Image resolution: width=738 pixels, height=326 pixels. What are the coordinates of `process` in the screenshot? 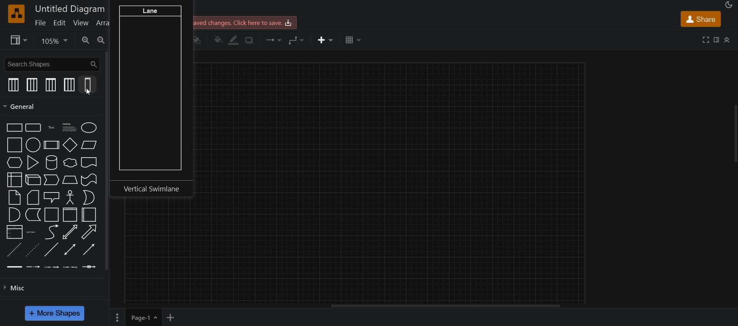 It's located at (52, 145).